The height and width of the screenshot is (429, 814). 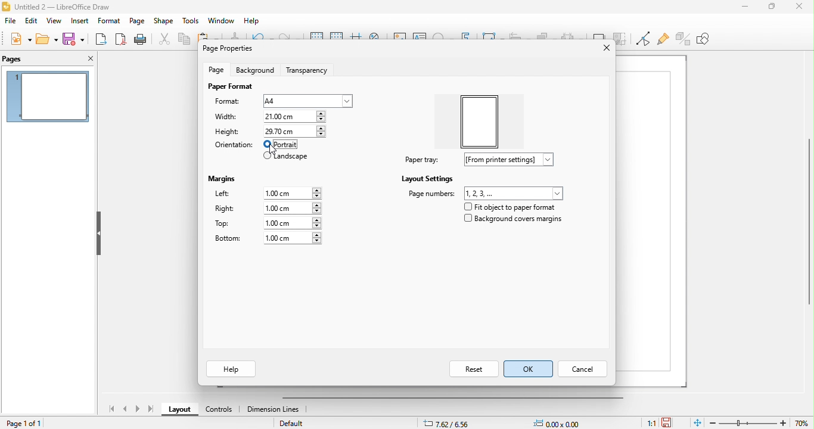 I want to click on last page, so click(x=151, y=409).